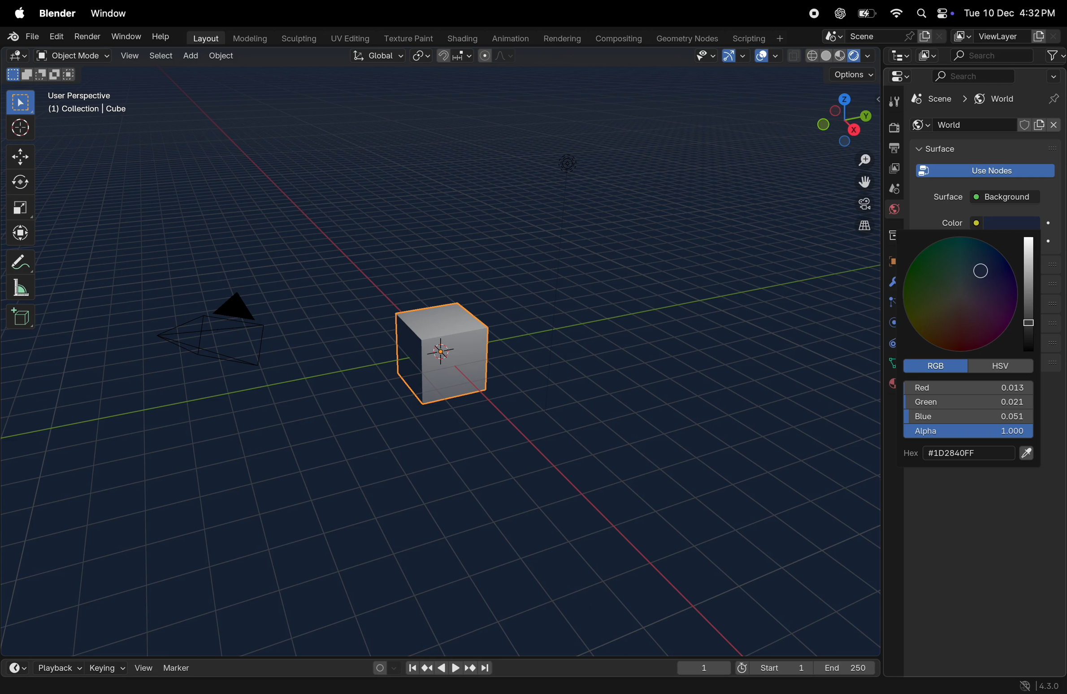 The width and height of the screenshot is (1067, 694). Describe the element at coordinates (1009, 10) in the screenshot. I see `date and time` at that location.